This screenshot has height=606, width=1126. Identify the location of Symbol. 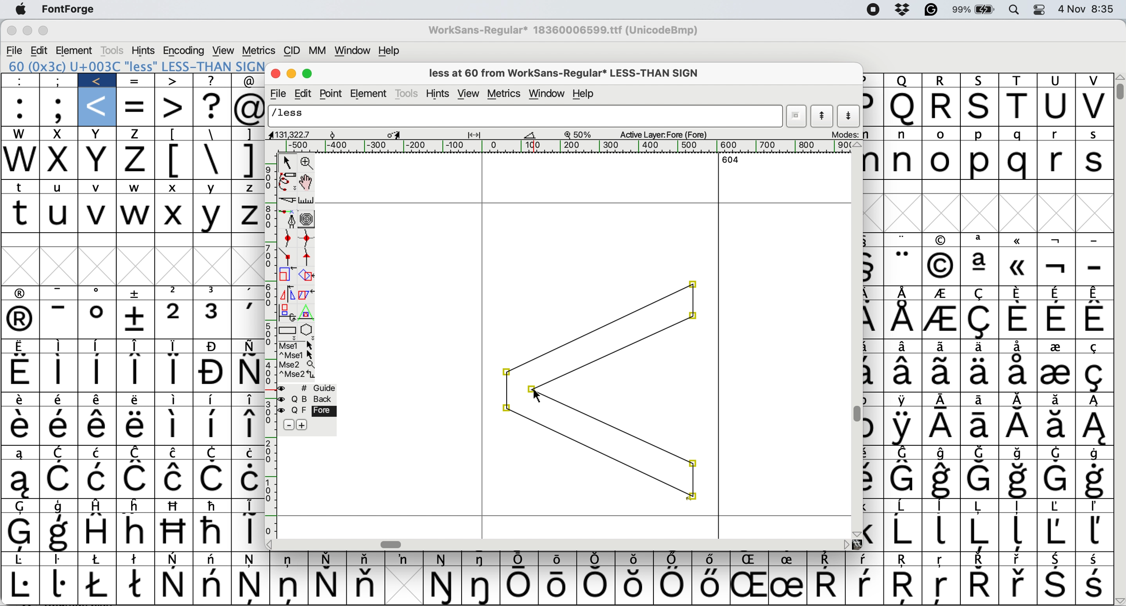
(62, 561).